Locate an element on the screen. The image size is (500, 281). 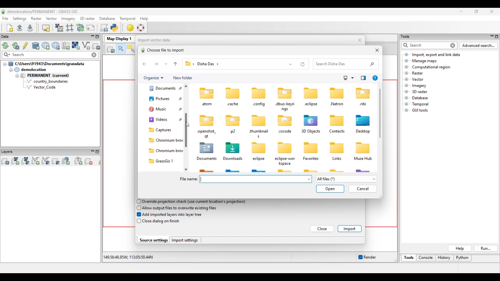
Add various raster map layers is located at coordinates (25, 161).